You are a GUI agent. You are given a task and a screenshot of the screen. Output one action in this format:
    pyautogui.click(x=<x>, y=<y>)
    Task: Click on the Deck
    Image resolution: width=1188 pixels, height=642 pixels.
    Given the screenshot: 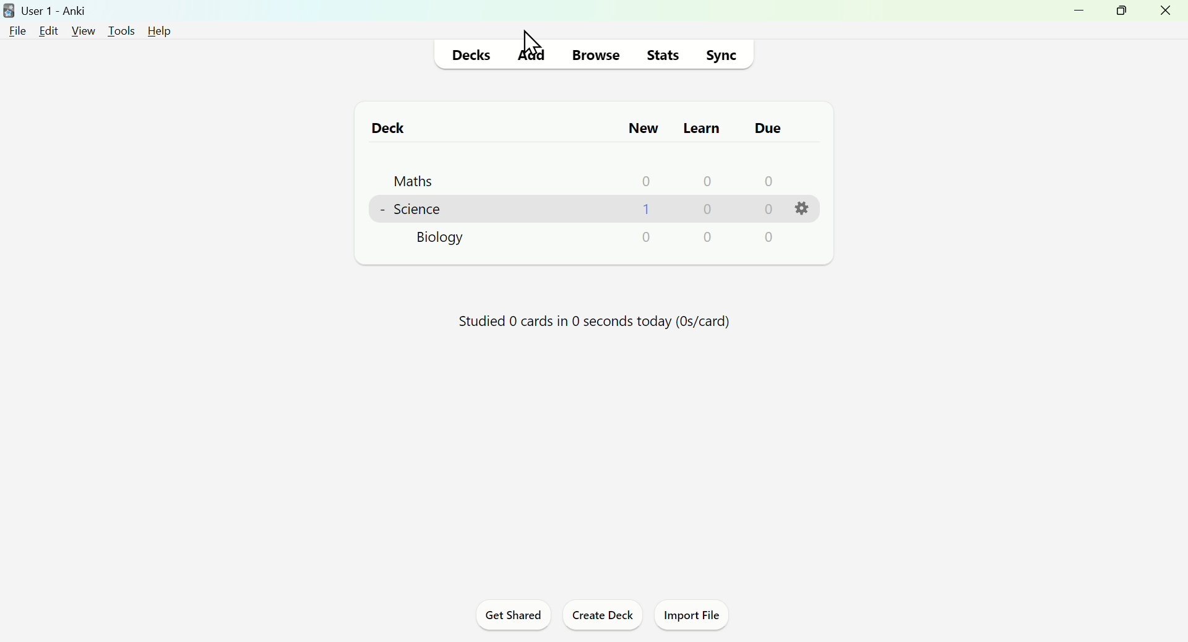 What is the action you would take?
    pyautogui.click(x=387, y=130)
    